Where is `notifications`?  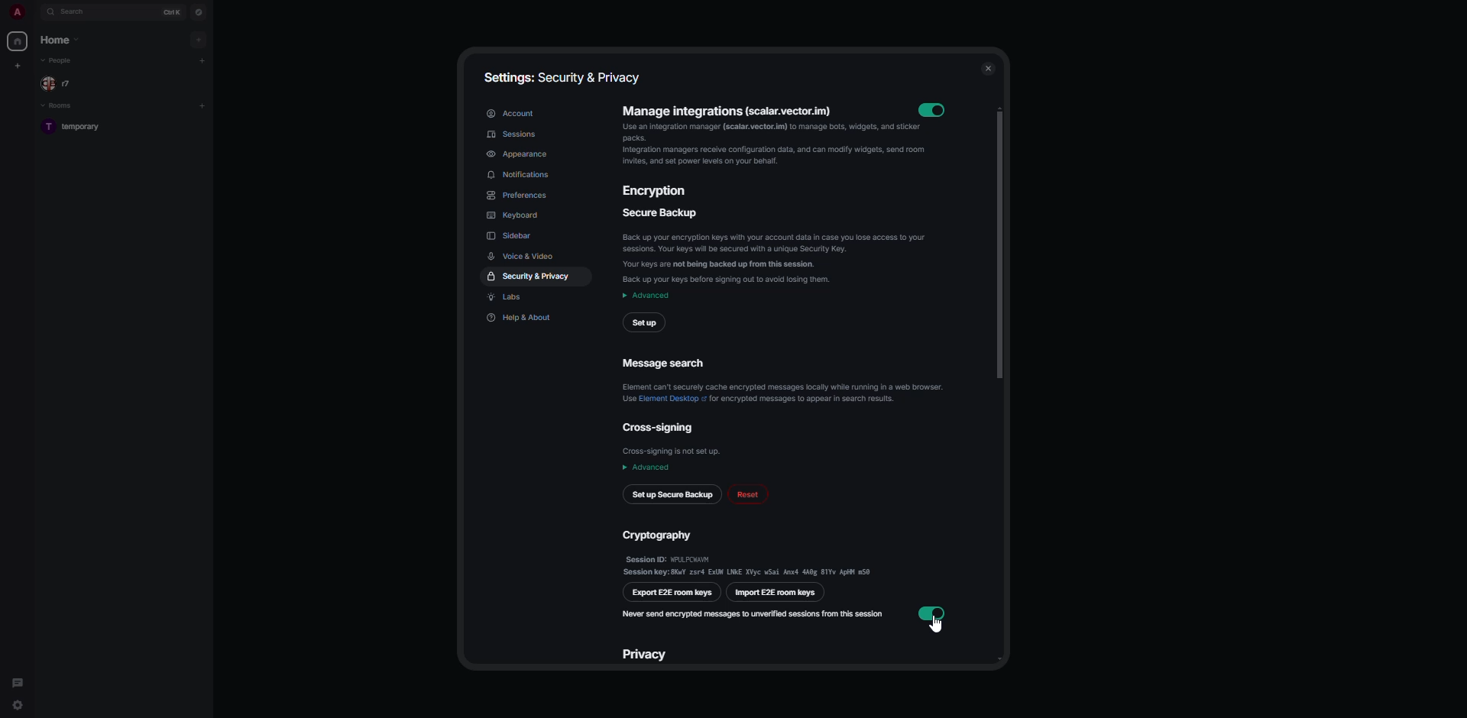
notifications is located at coordinates (523, 175).